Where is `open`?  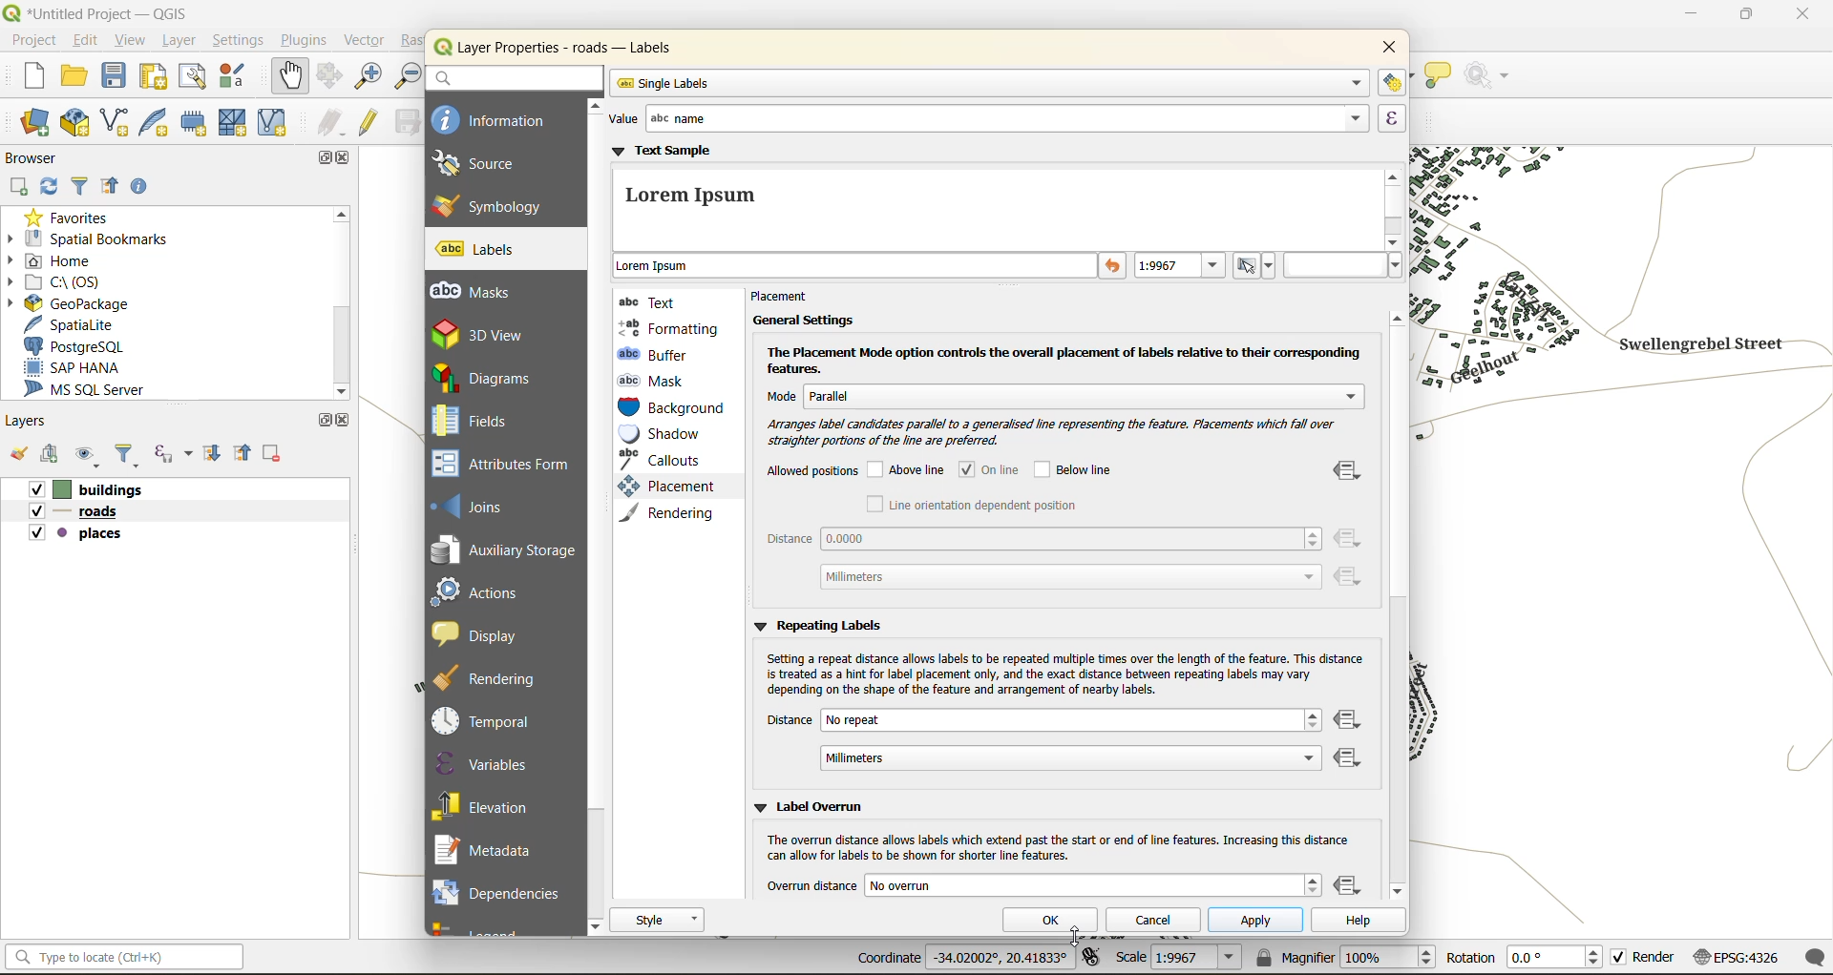 open is located at coordinates (77, 76).